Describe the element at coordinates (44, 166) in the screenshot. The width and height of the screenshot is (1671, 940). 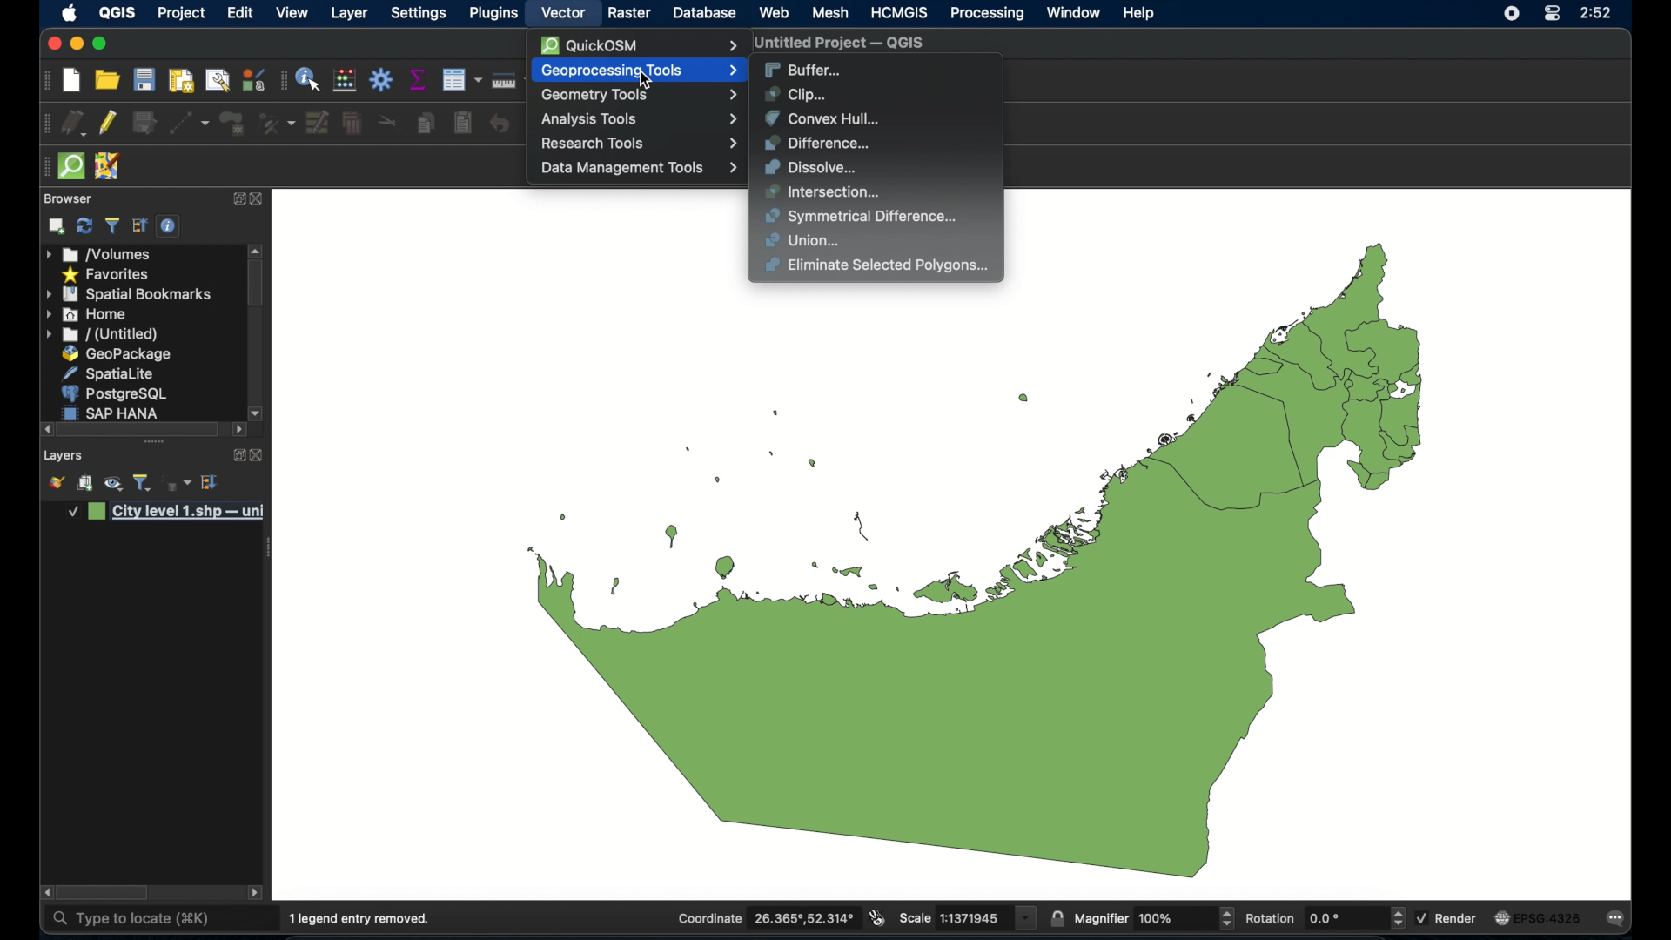
I see `drag handle` at that location.